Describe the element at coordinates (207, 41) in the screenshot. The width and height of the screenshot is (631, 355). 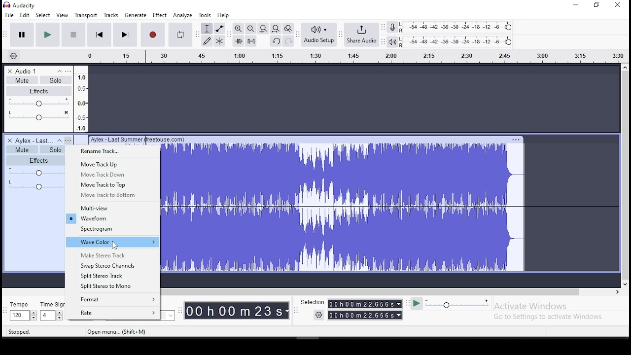
I see `draw tool` at that location.